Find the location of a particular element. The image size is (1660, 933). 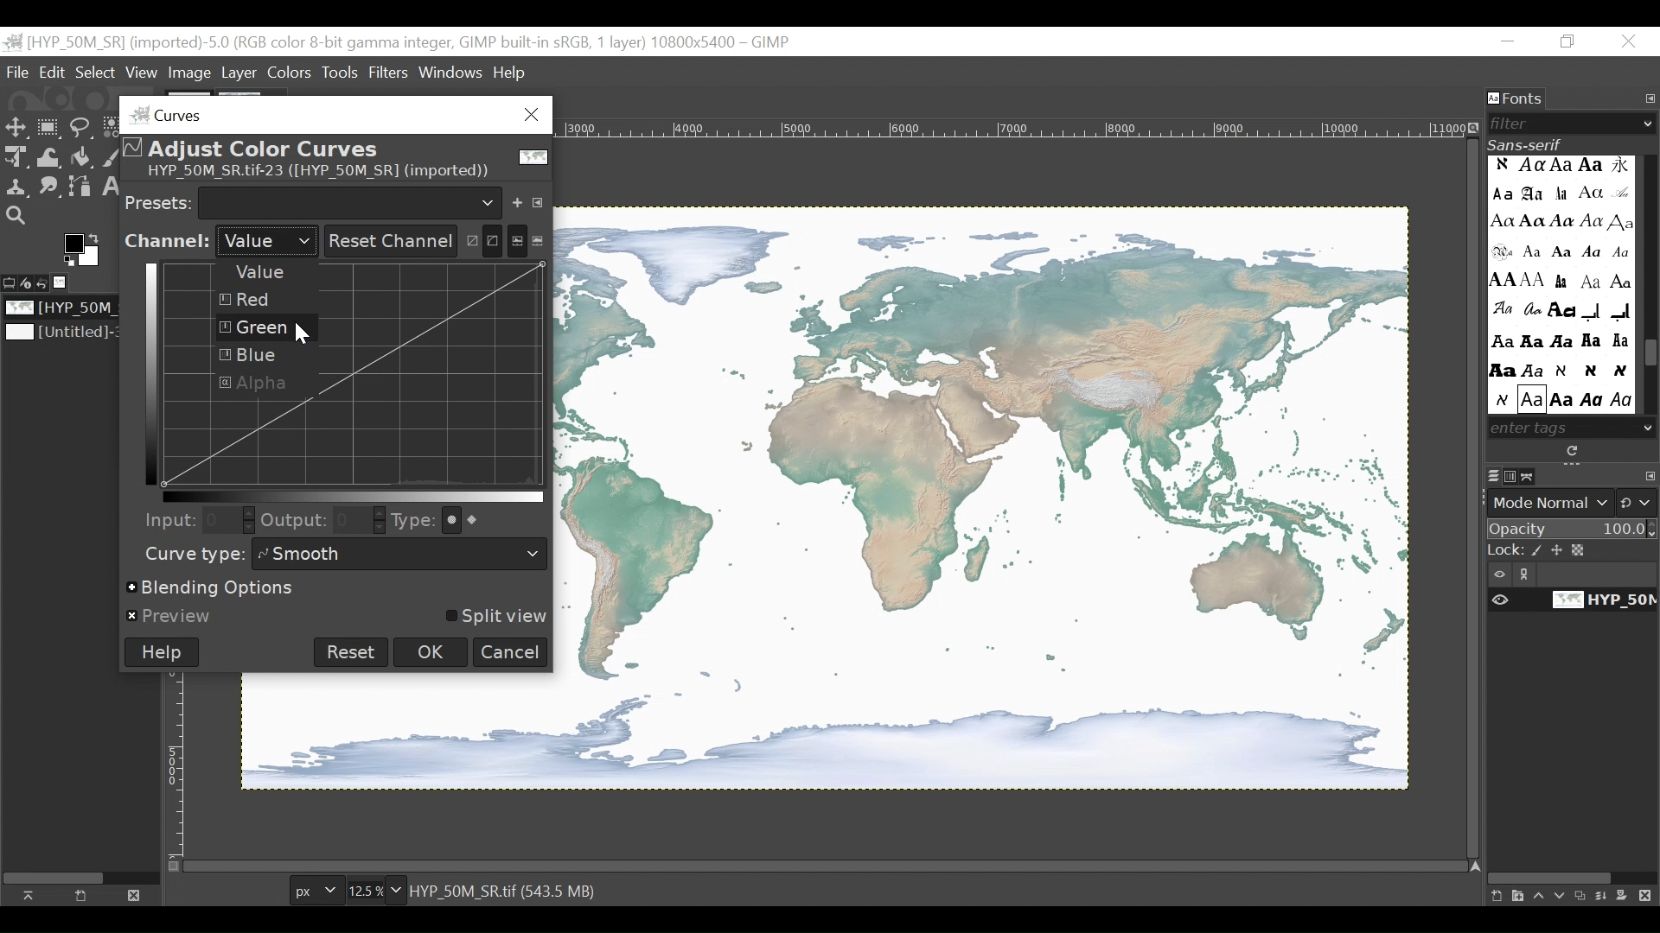

Paths is located at coordinates (1533, 476).